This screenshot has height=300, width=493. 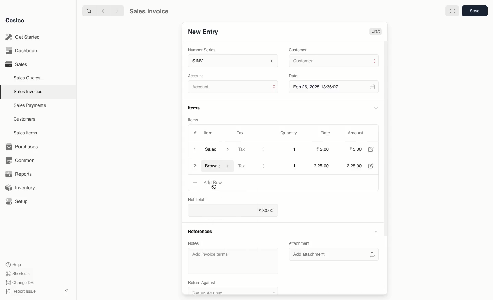 I want to click on Customer, so click(x=333, y=61).